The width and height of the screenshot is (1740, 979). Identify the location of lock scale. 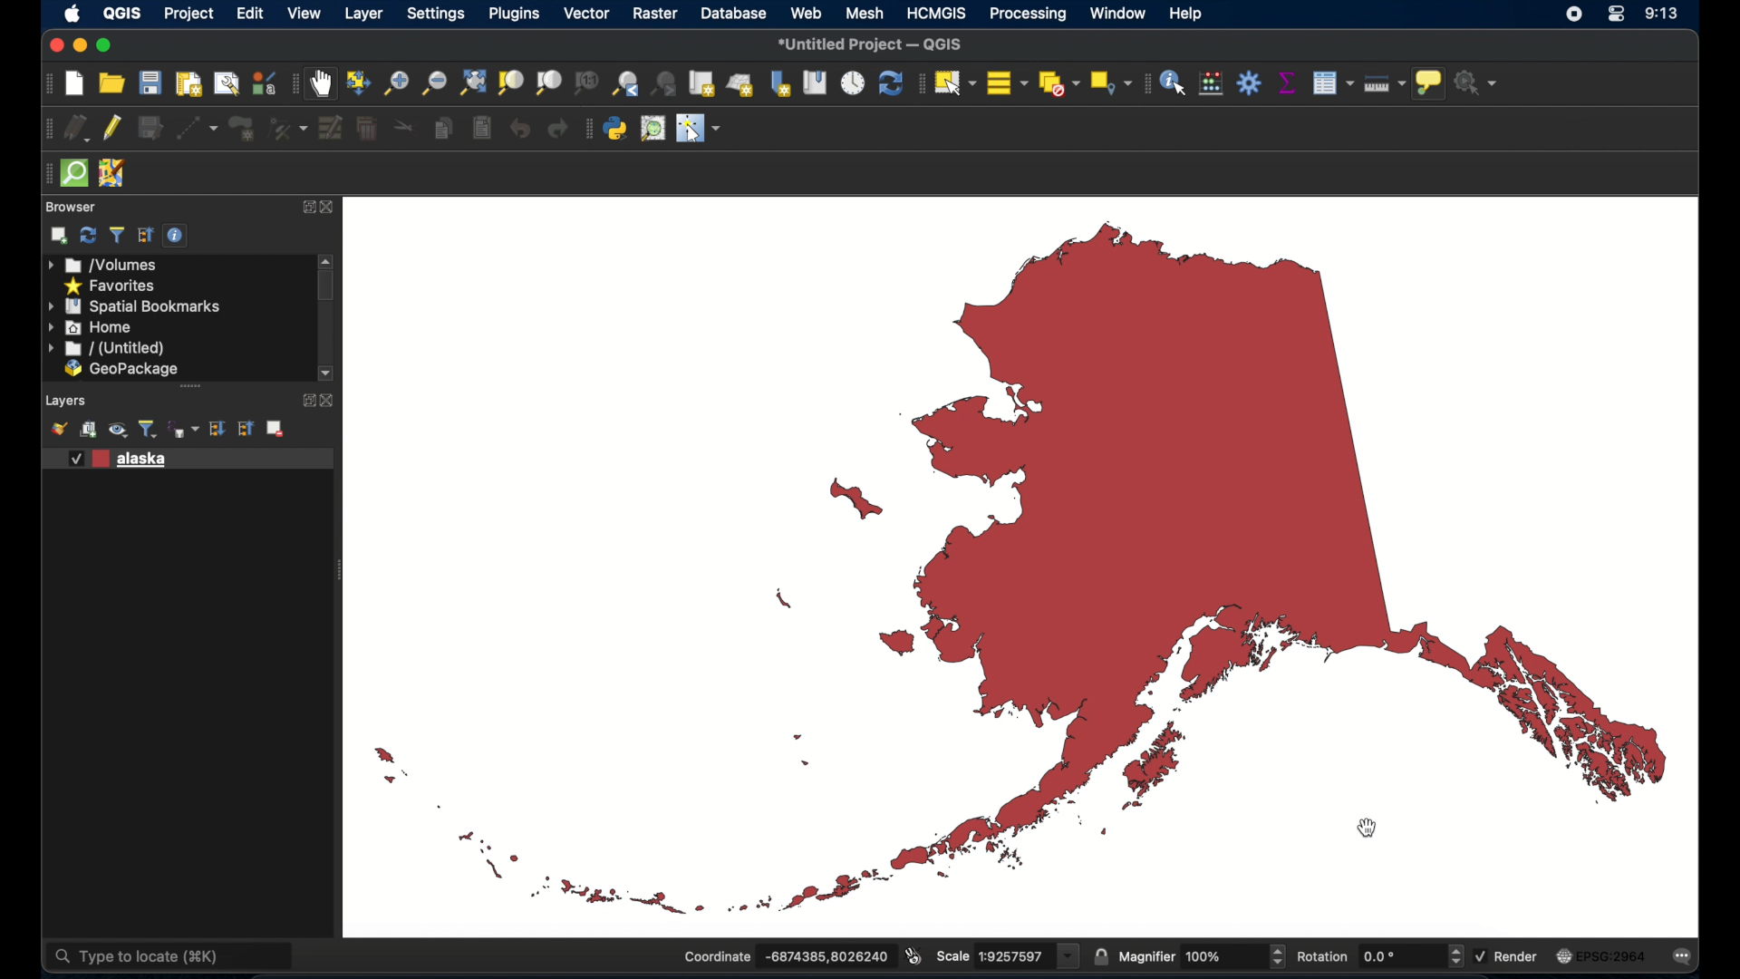
(1097, 955).